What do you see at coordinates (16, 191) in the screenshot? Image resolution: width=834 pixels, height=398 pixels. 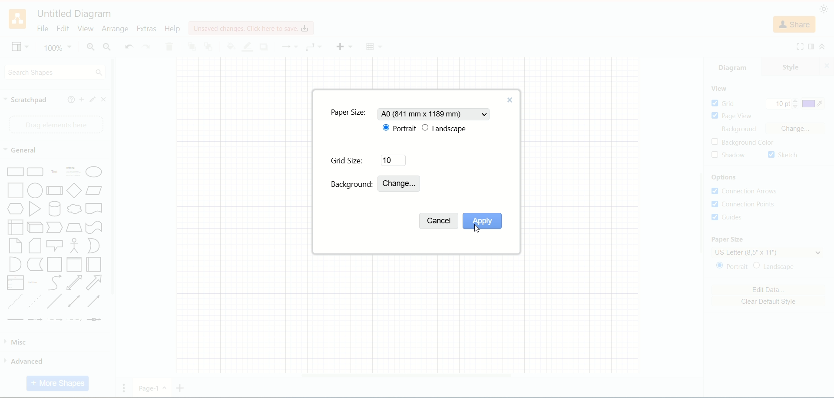 I see `Square` at bounding box center [16, 191].